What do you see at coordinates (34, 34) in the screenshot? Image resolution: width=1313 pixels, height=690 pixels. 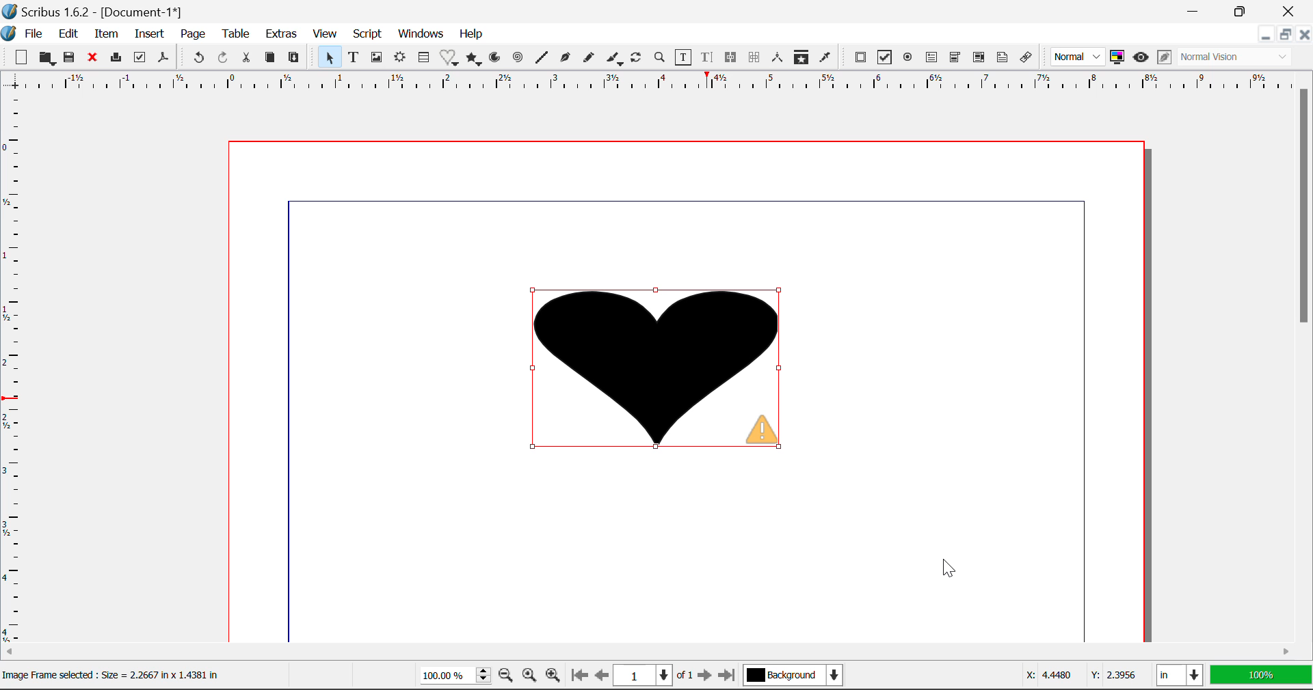 I see `File` at bounding box center [34, 34].